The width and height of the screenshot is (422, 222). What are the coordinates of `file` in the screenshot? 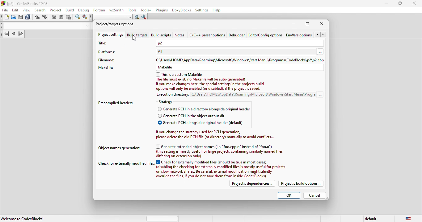 It's located at (5, 10).